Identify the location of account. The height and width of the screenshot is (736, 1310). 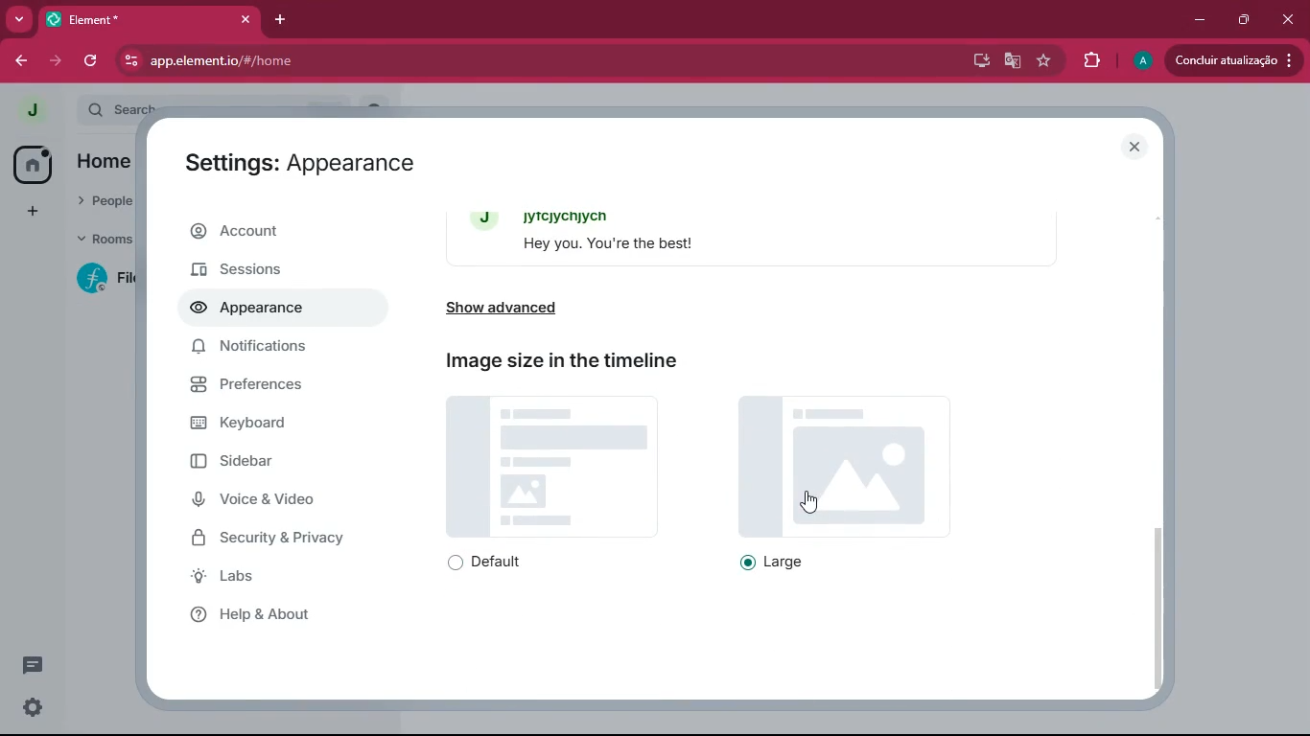
(277, 232).